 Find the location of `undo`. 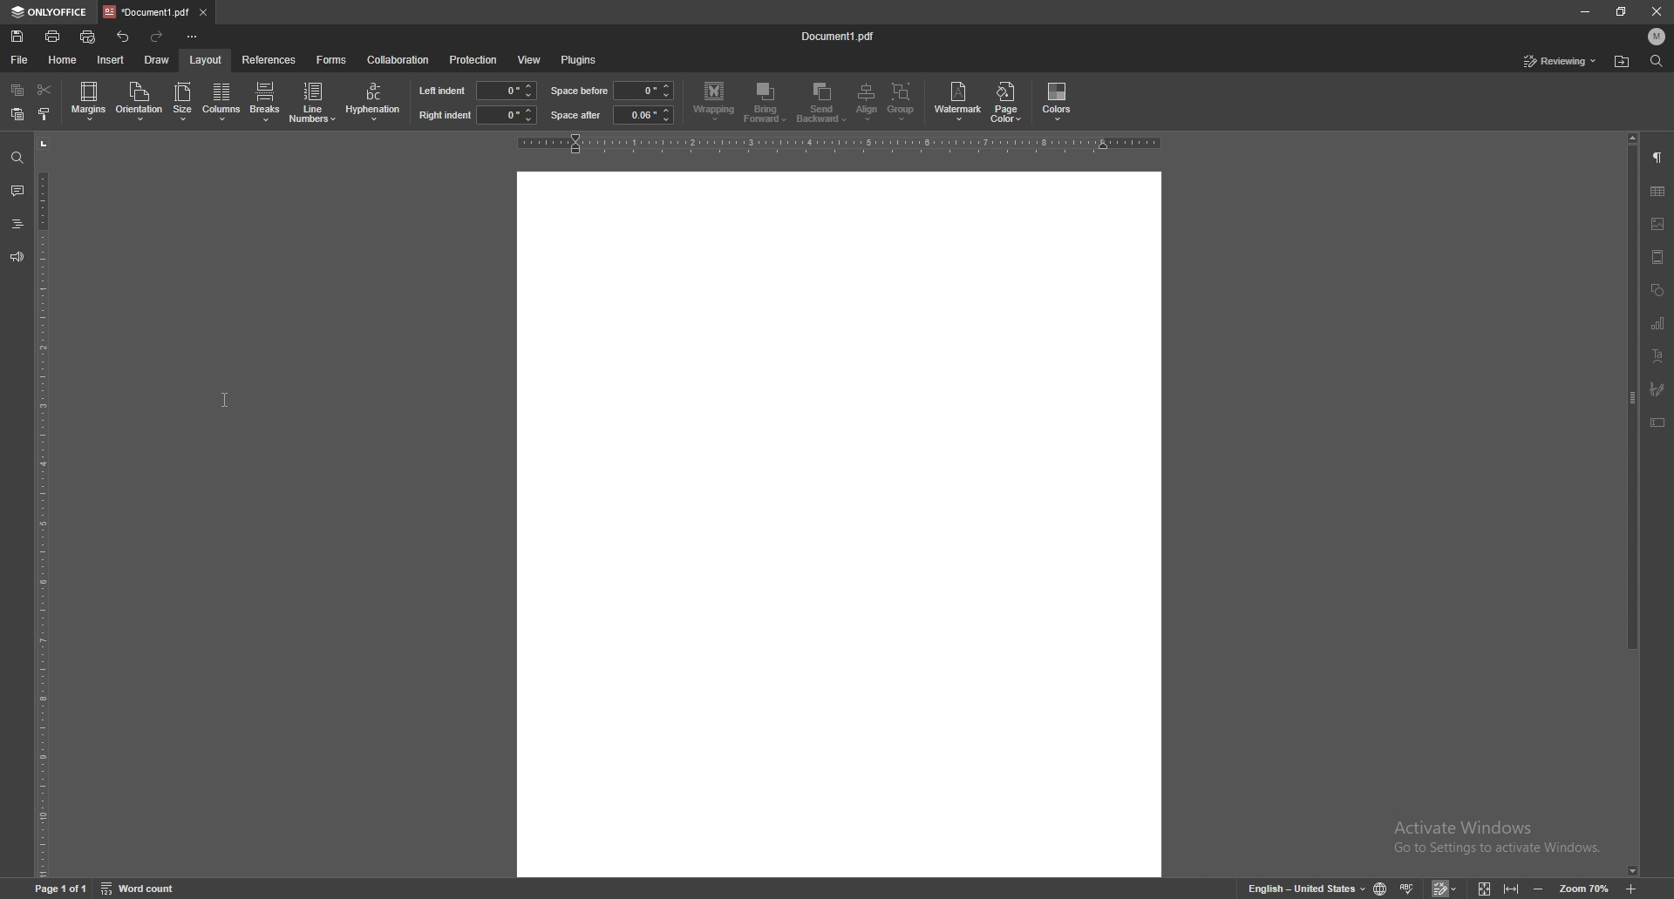

undo is located at coordinates (124, 37).